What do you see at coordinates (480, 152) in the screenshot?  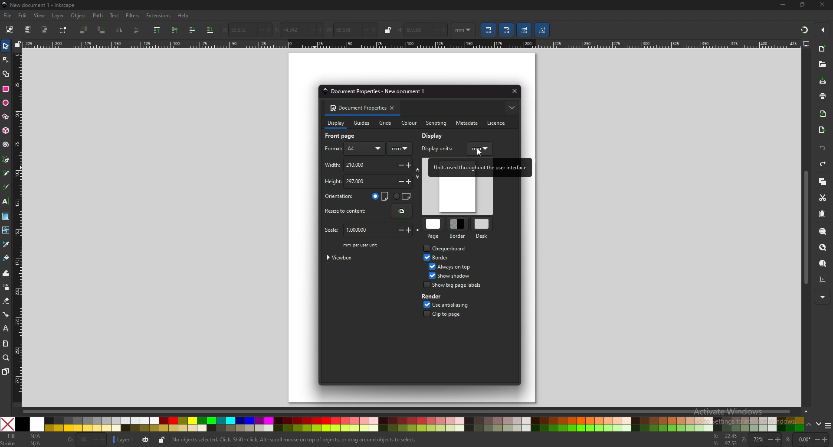 I see `Cursor` at bounding box center [480, 152].